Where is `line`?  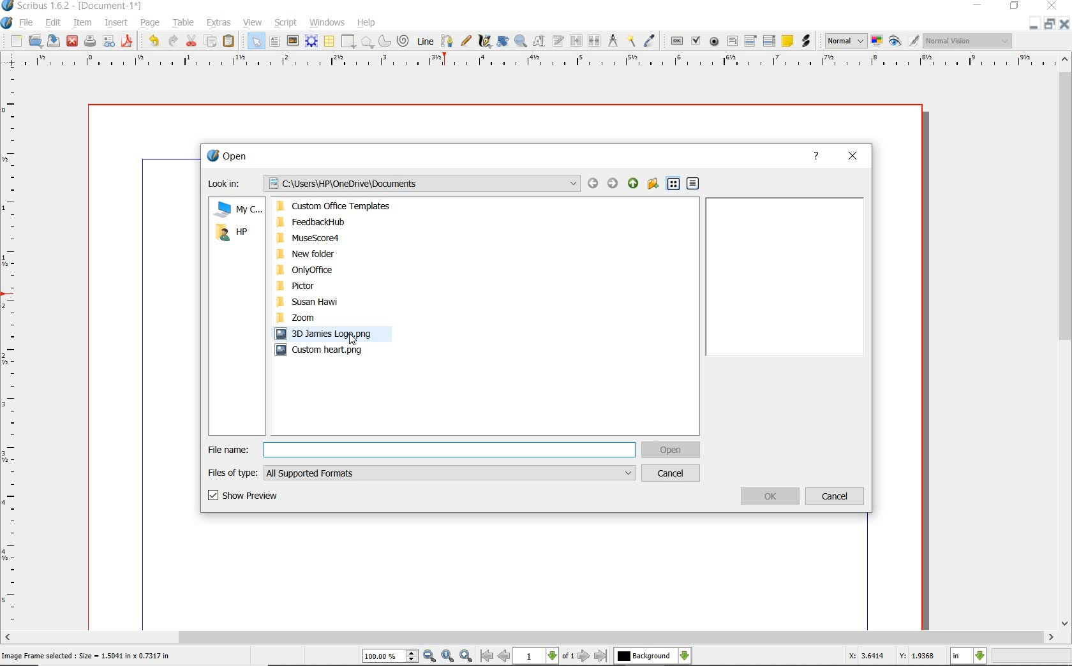 line is located at coordinates (426, 40).